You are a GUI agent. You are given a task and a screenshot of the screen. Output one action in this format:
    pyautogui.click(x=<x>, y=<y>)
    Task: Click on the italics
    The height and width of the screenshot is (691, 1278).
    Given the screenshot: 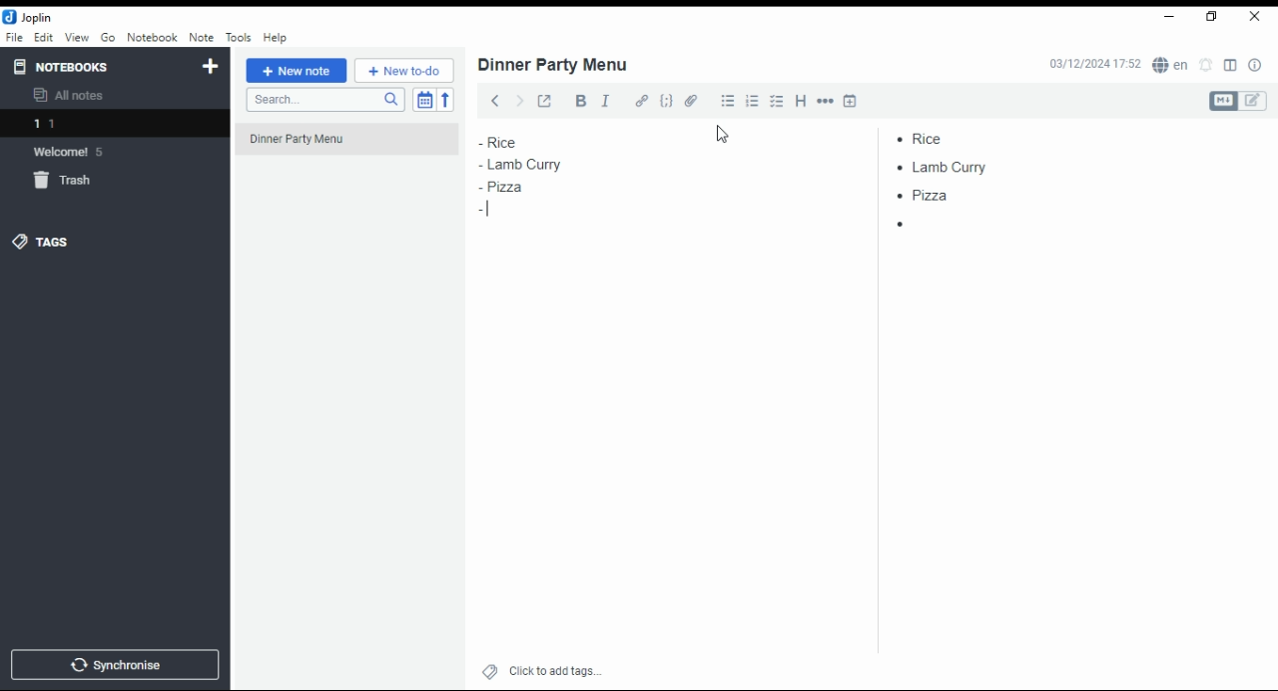 What is the action you would take?
    pyautogui.click(x=606, y=100)
    